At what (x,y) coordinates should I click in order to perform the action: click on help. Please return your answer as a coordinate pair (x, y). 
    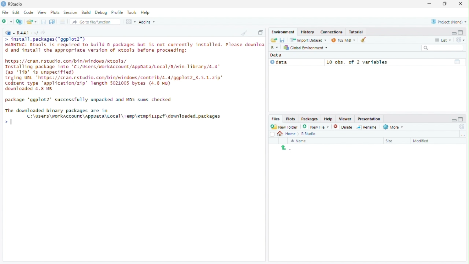
    Looking at the image, I should click on (328, 118).